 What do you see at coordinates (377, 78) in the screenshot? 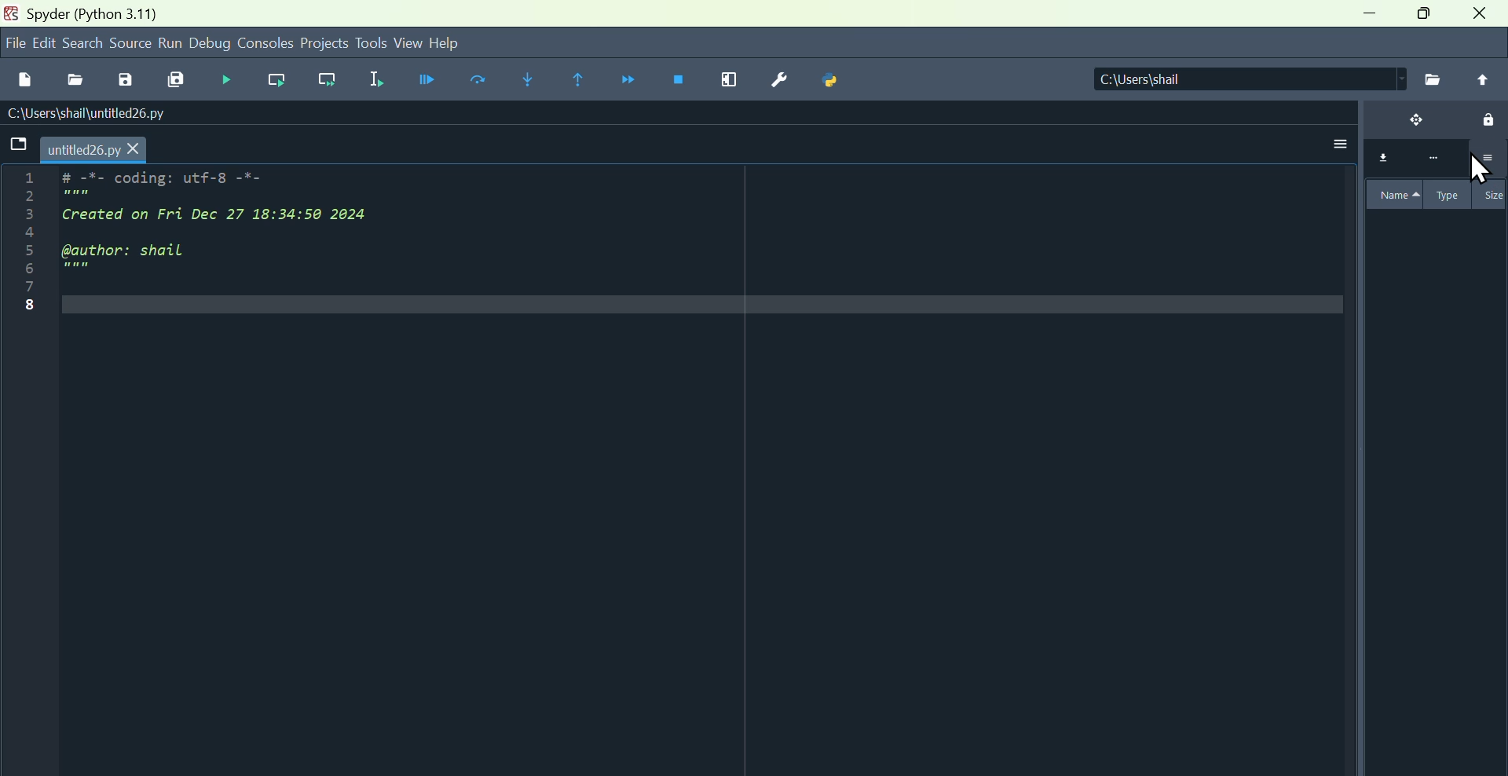
I see `Run selection` at bounding box center [377, 78].